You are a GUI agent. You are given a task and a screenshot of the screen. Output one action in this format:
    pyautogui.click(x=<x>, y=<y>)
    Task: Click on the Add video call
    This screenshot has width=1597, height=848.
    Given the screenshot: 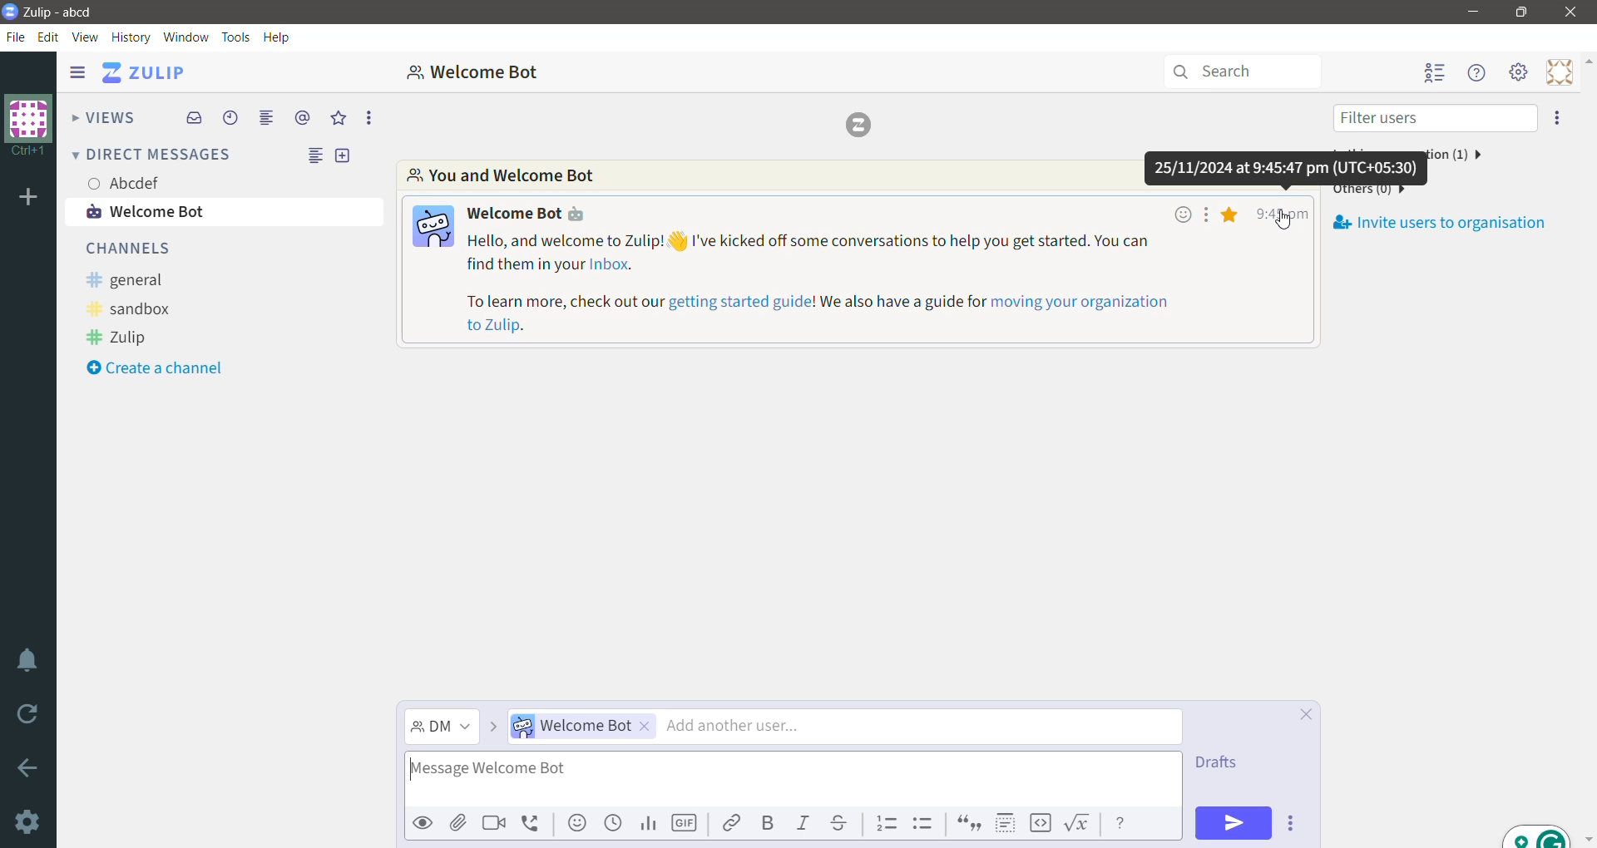 What is the action you would take?
    pyautogui.click(x=496, y=824)
    